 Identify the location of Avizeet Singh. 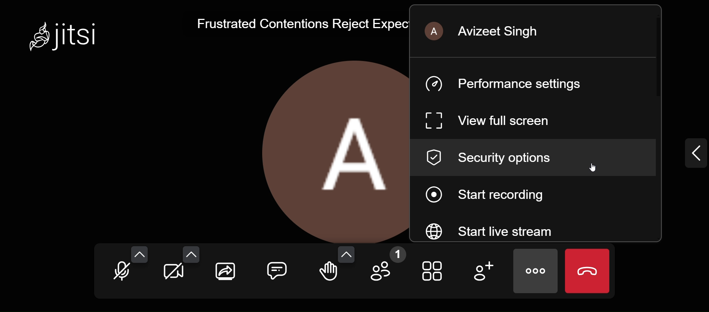
(488, 30).